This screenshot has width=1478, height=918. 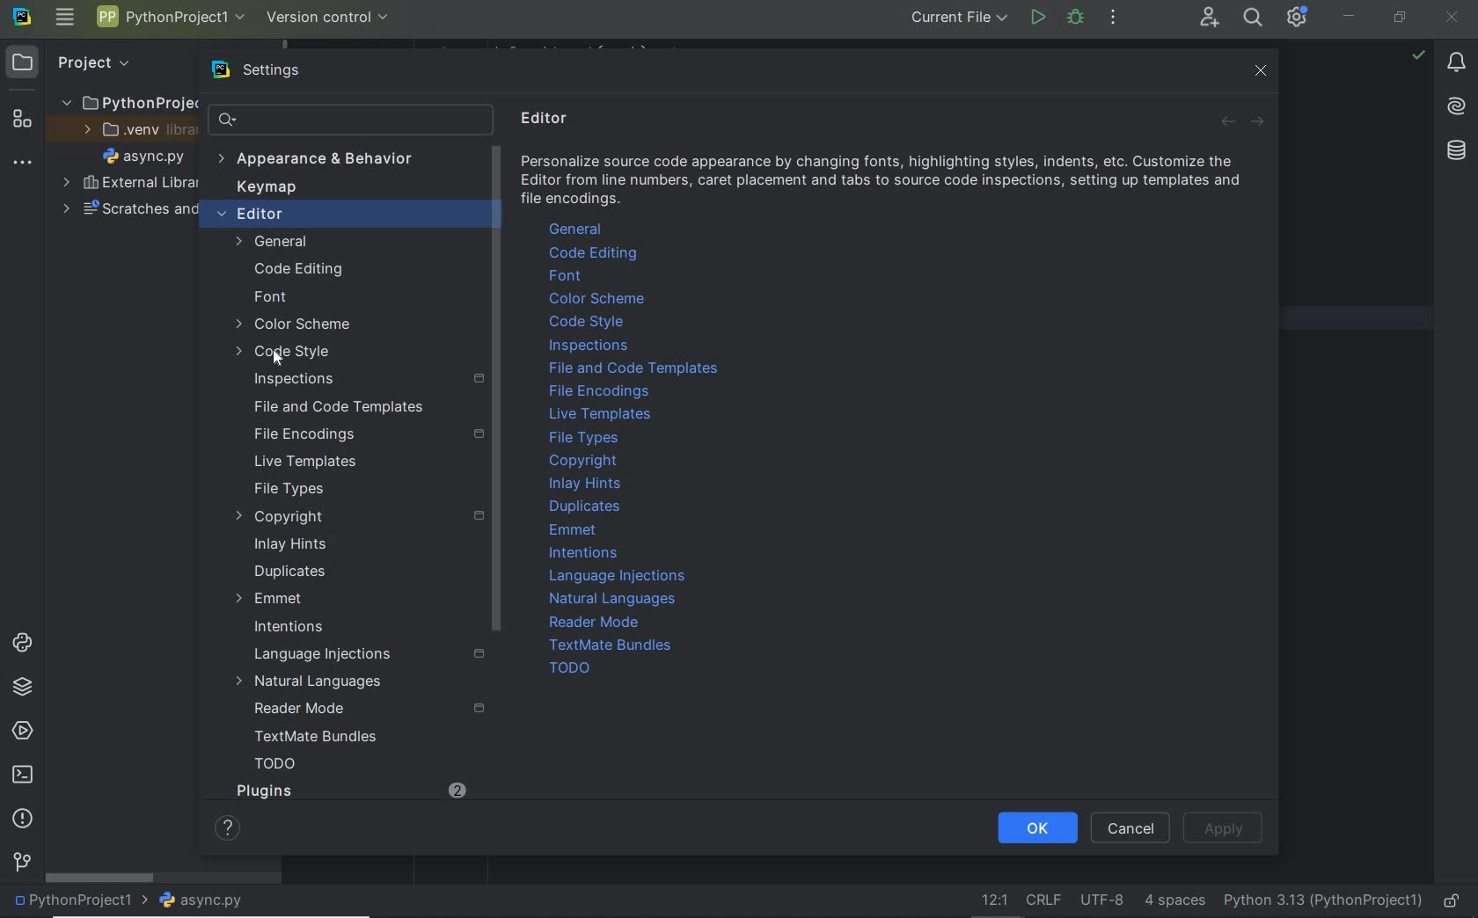 I want to click on Natural Languages, so click(x=615, y=600).